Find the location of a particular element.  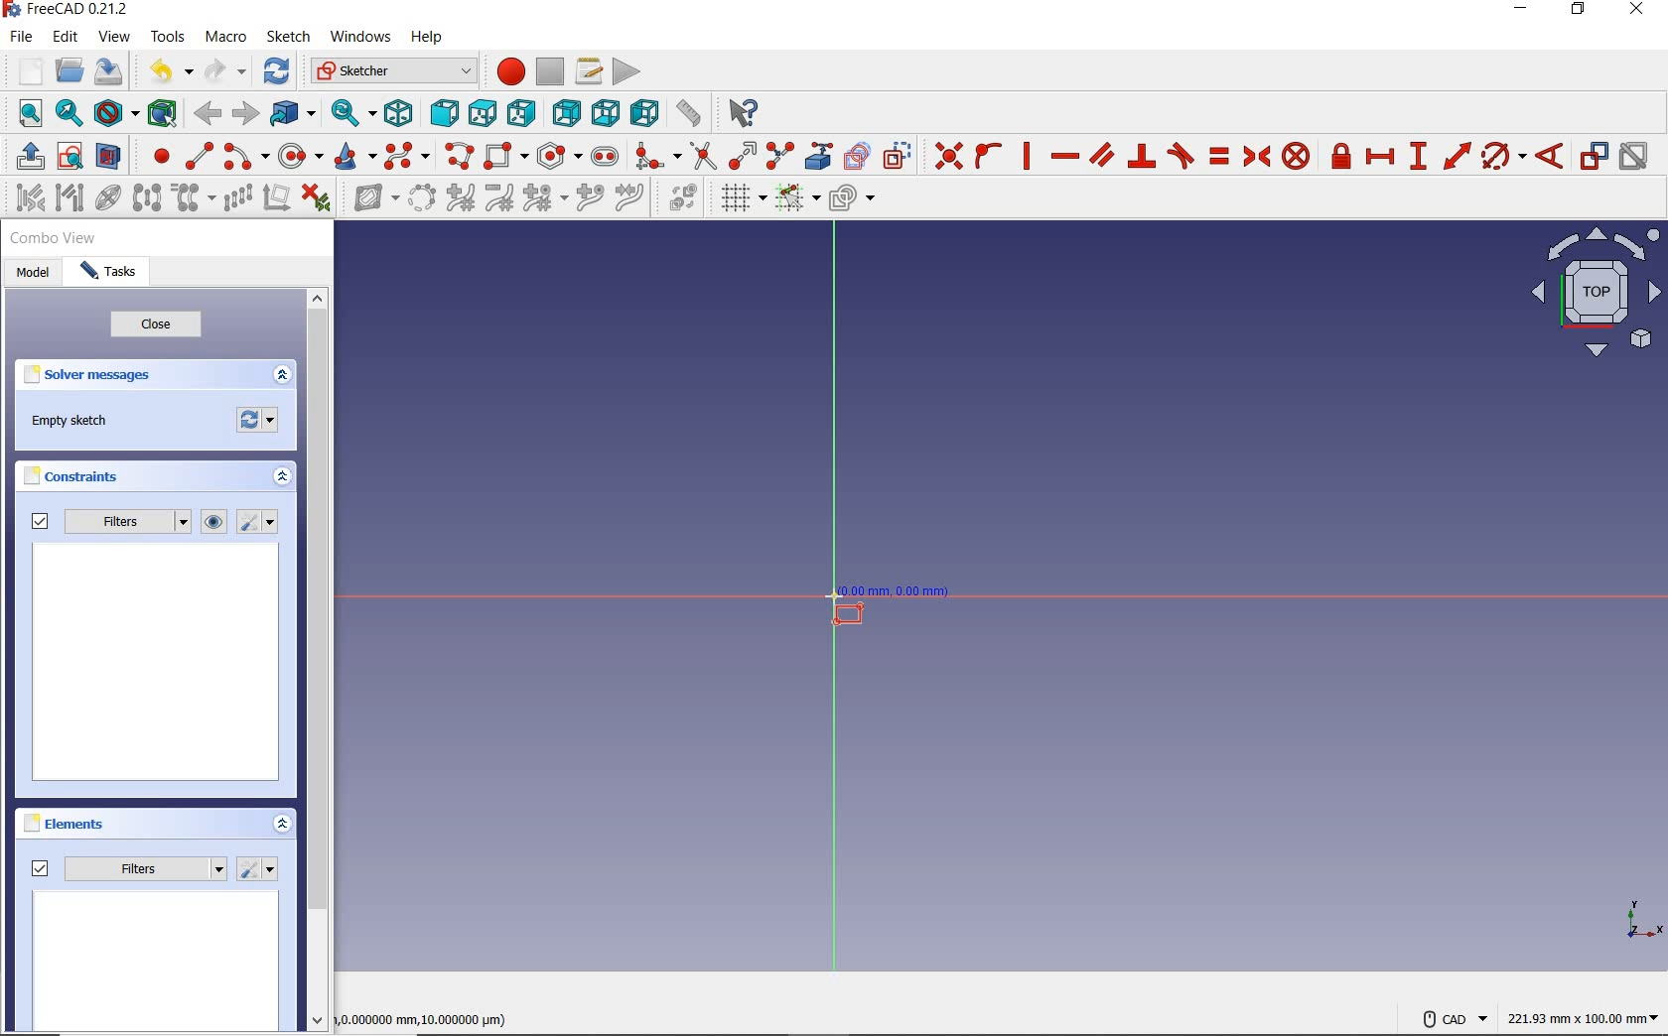

undo is located at coordinates (162, 71).